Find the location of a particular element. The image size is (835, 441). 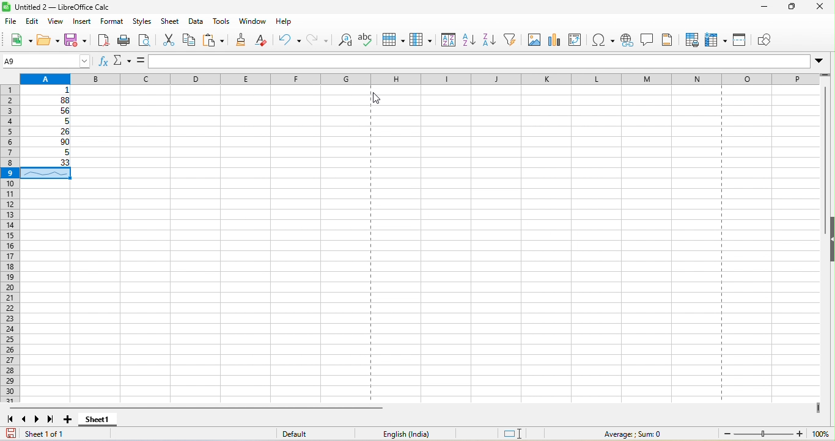

new is located at coordinates (17, 39).